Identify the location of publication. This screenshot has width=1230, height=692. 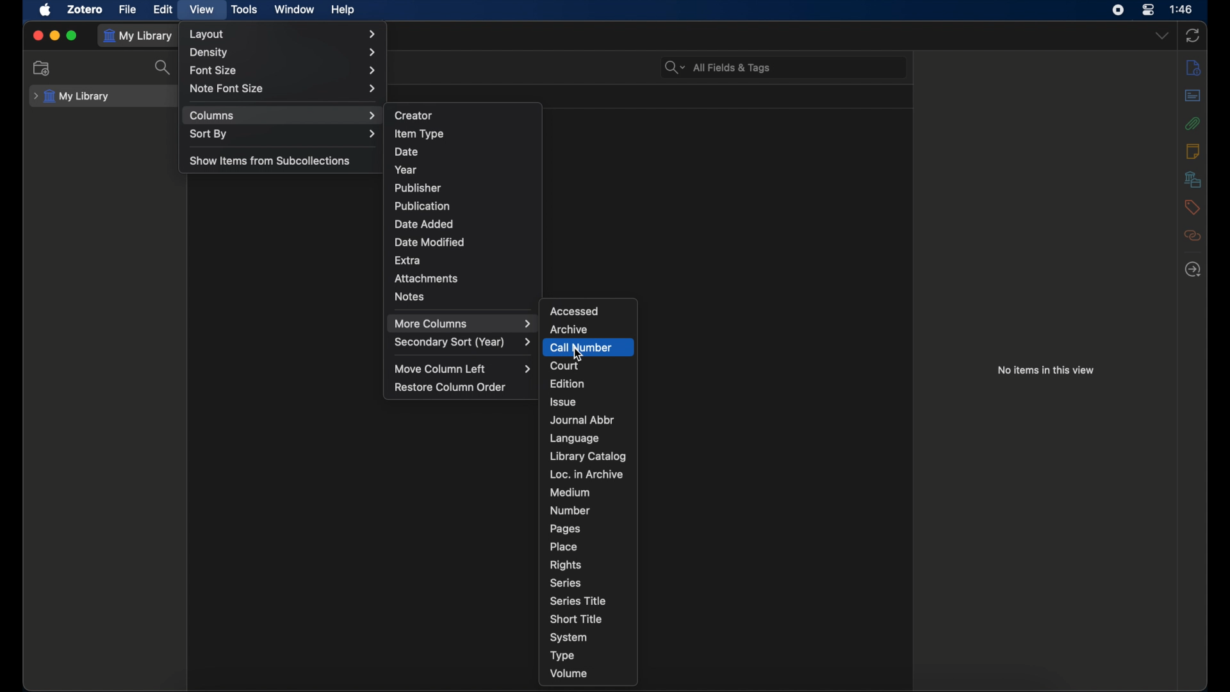
(422, 205).